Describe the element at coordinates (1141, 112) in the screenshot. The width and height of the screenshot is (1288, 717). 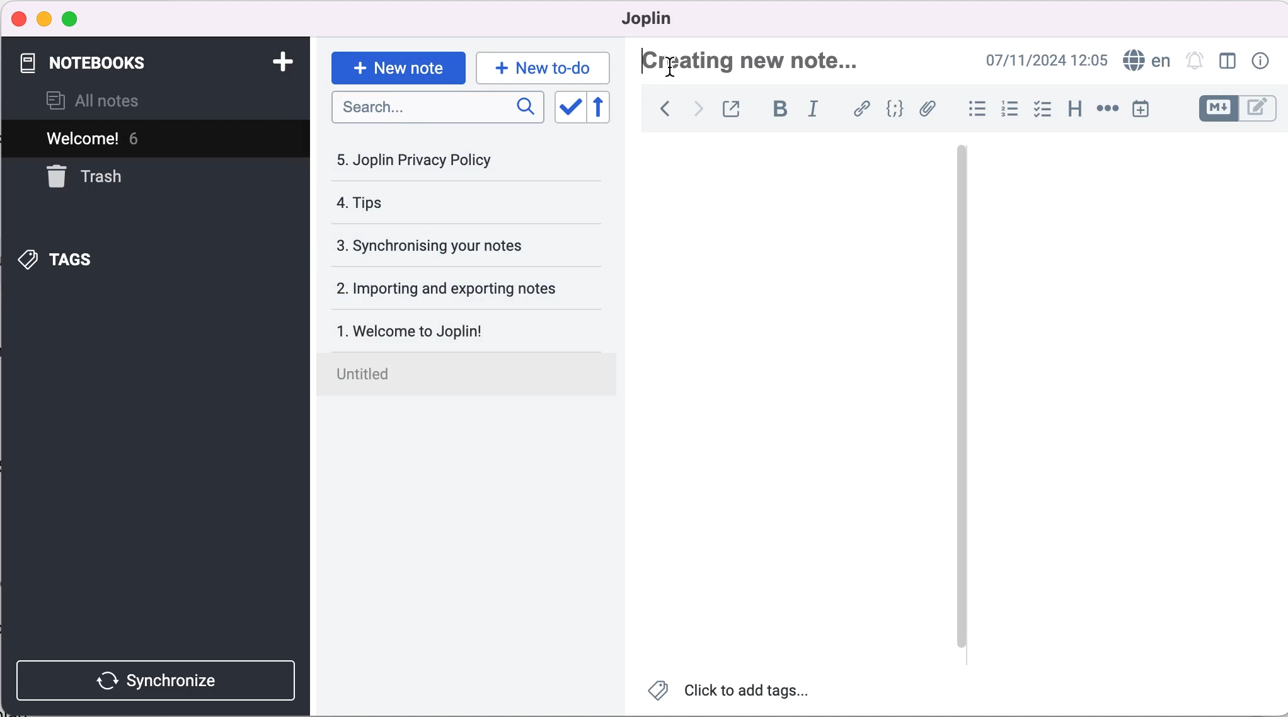
I see `insert time` at that location.